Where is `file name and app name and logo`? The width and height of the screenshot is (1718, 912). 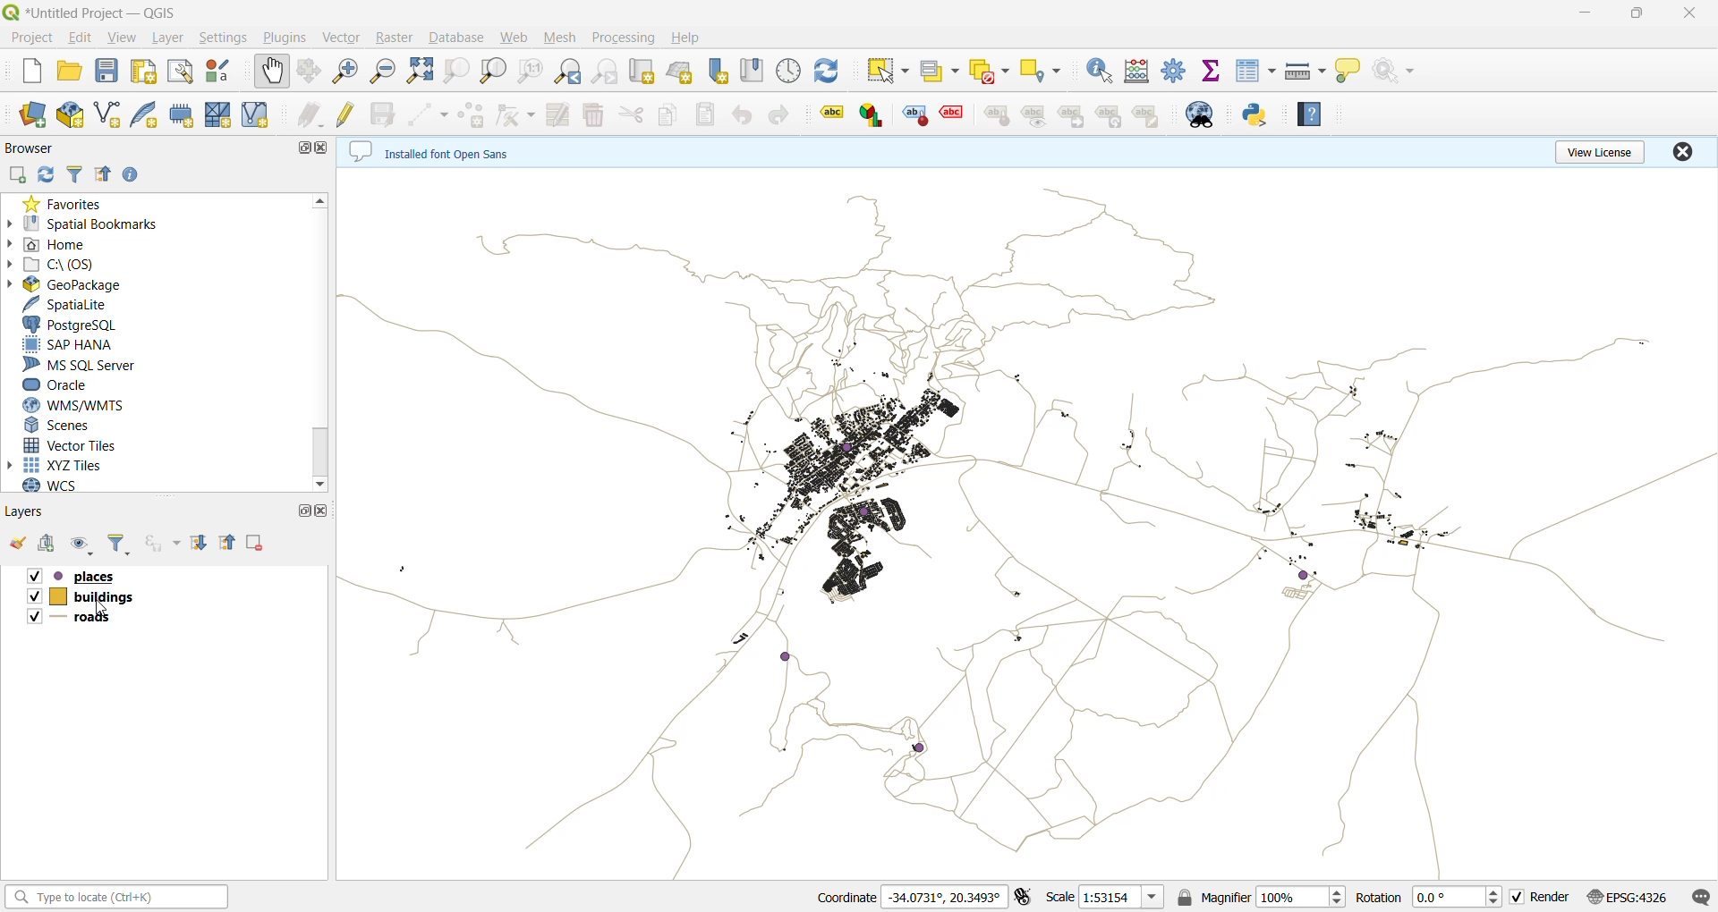
file name and app name and logo is located at coordinates (103, 13).